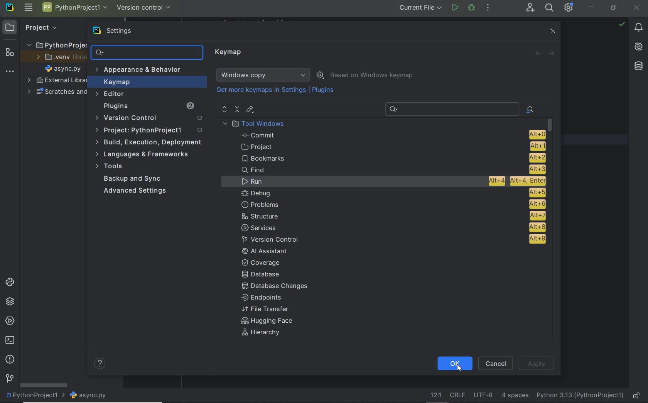 The height and width of the screenshot is (403, 648). What do you see at coordinates (140, 70) in the screenshot?
I see `Appearance & Behavior` at bounding box center [140, 70].